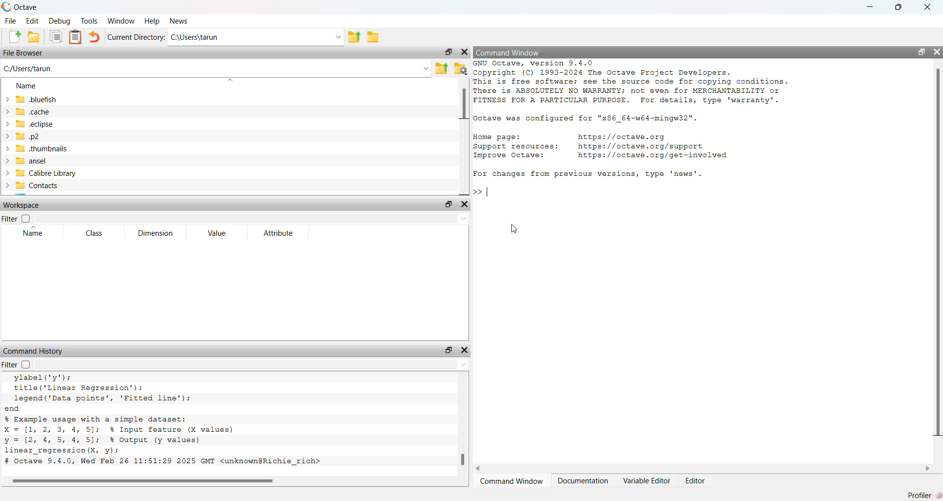 The width and height of the screenshot is (943, 501). Describe the element at coordinates (604, 146) in the screenshot. I see `details of resources of octave` at that location.